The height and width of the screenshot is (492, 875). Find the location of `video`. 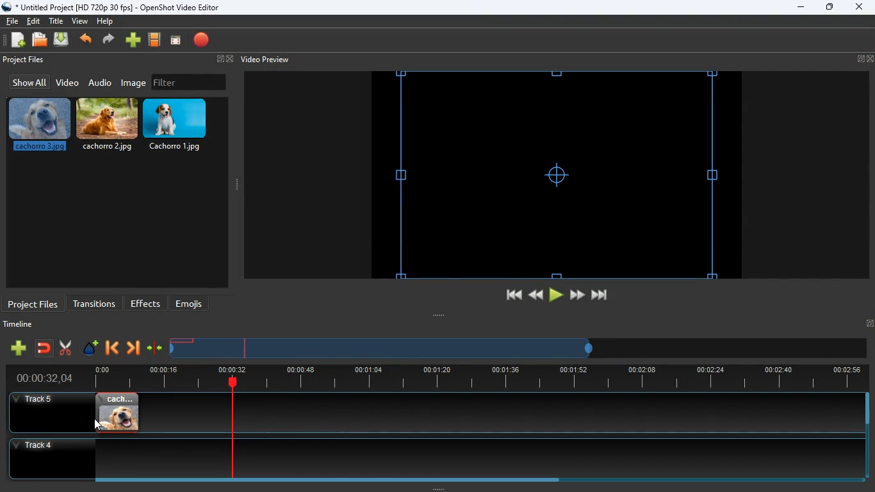

video is located at coordinates (67, 83).